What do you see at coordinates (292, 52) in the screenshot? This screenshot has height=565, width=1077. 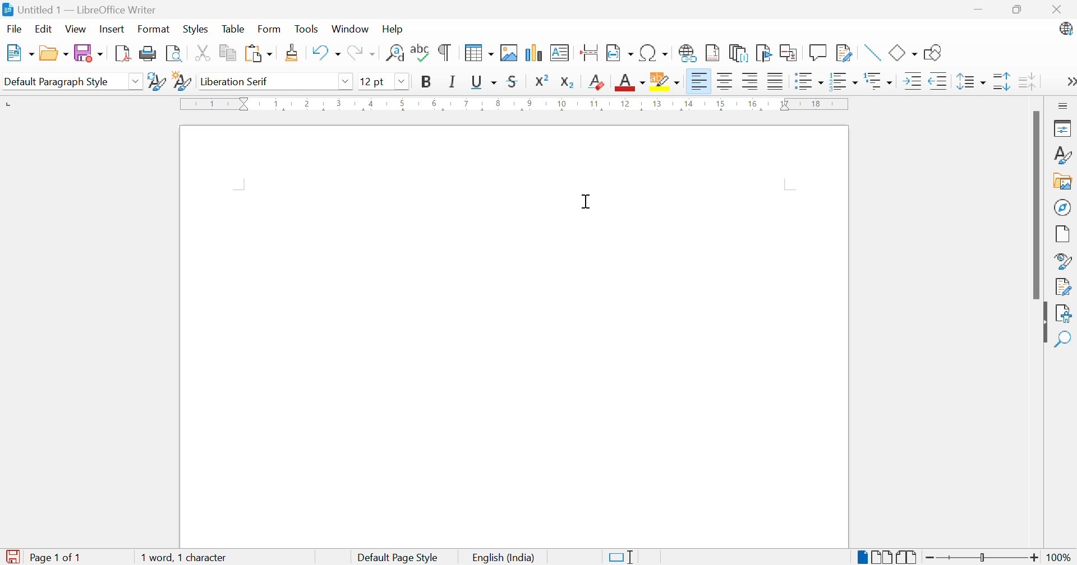 I see `Clone Formatting` at bounding box center [292, 52].